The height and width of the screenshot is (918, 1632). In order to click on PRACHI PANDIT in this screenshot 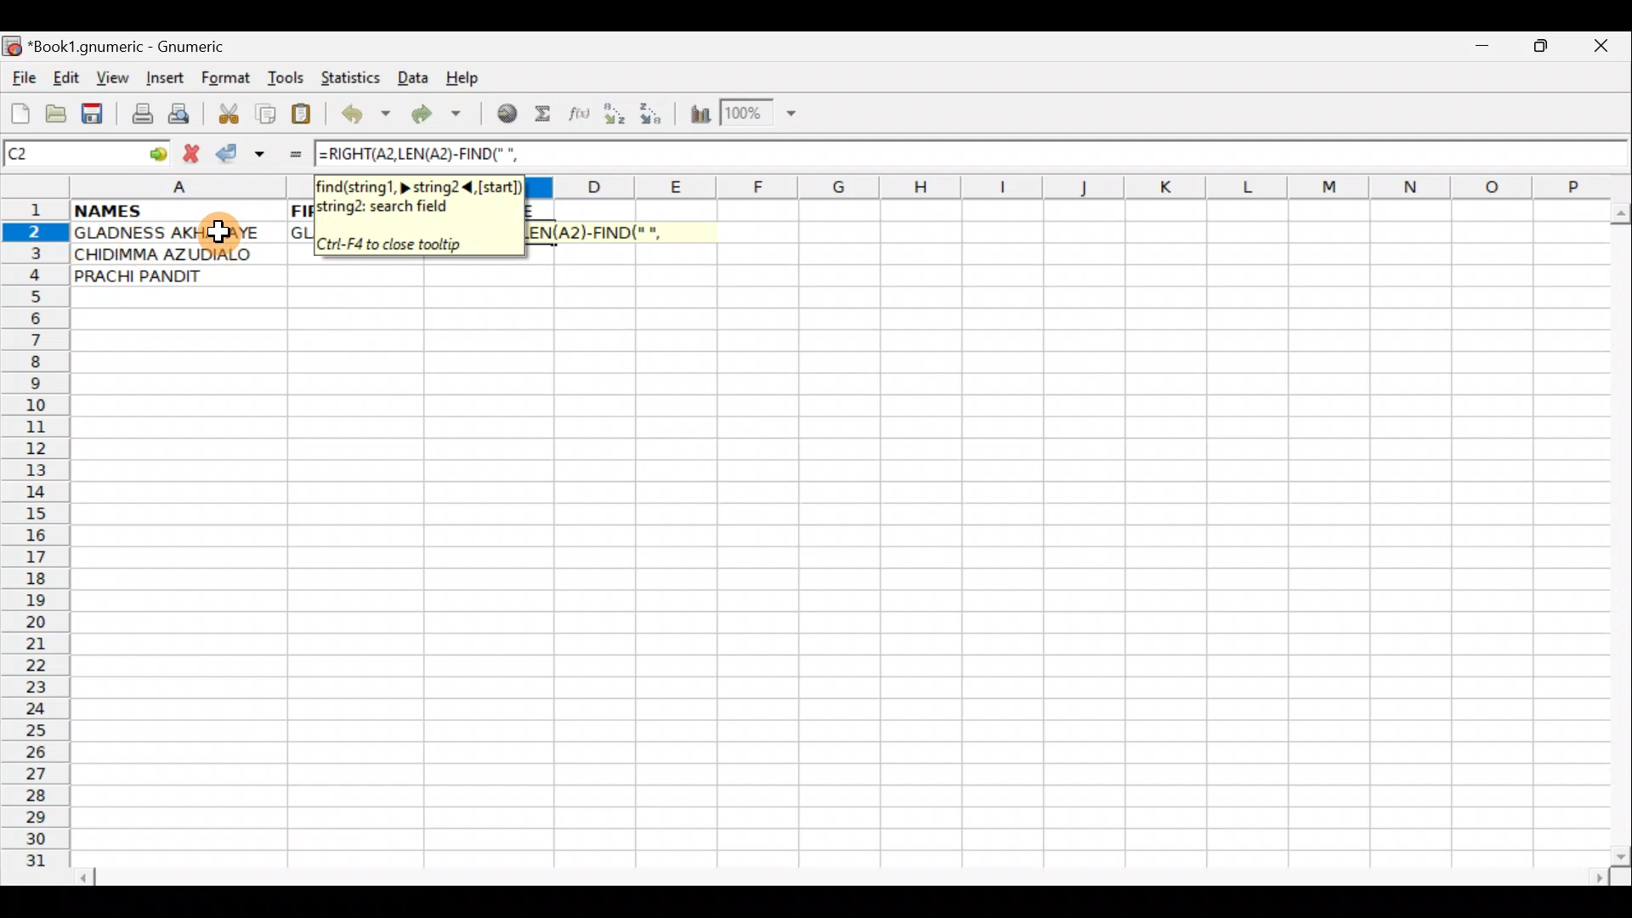, I will do `click(167, 276)`.